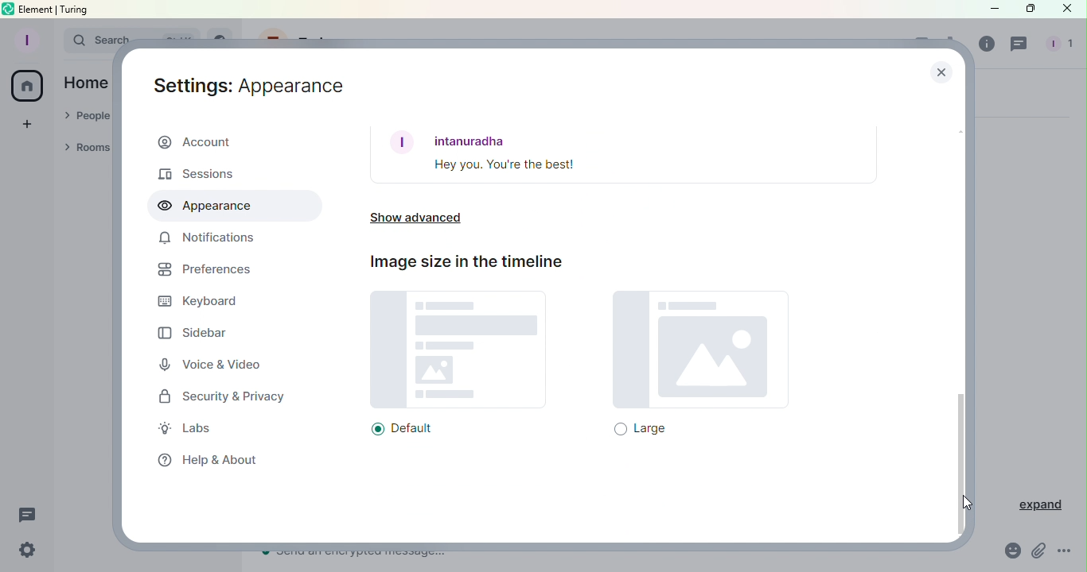 The height and width of the screenshot is (572, 1087). I want to click on Scroll bar, so click(962, 323).